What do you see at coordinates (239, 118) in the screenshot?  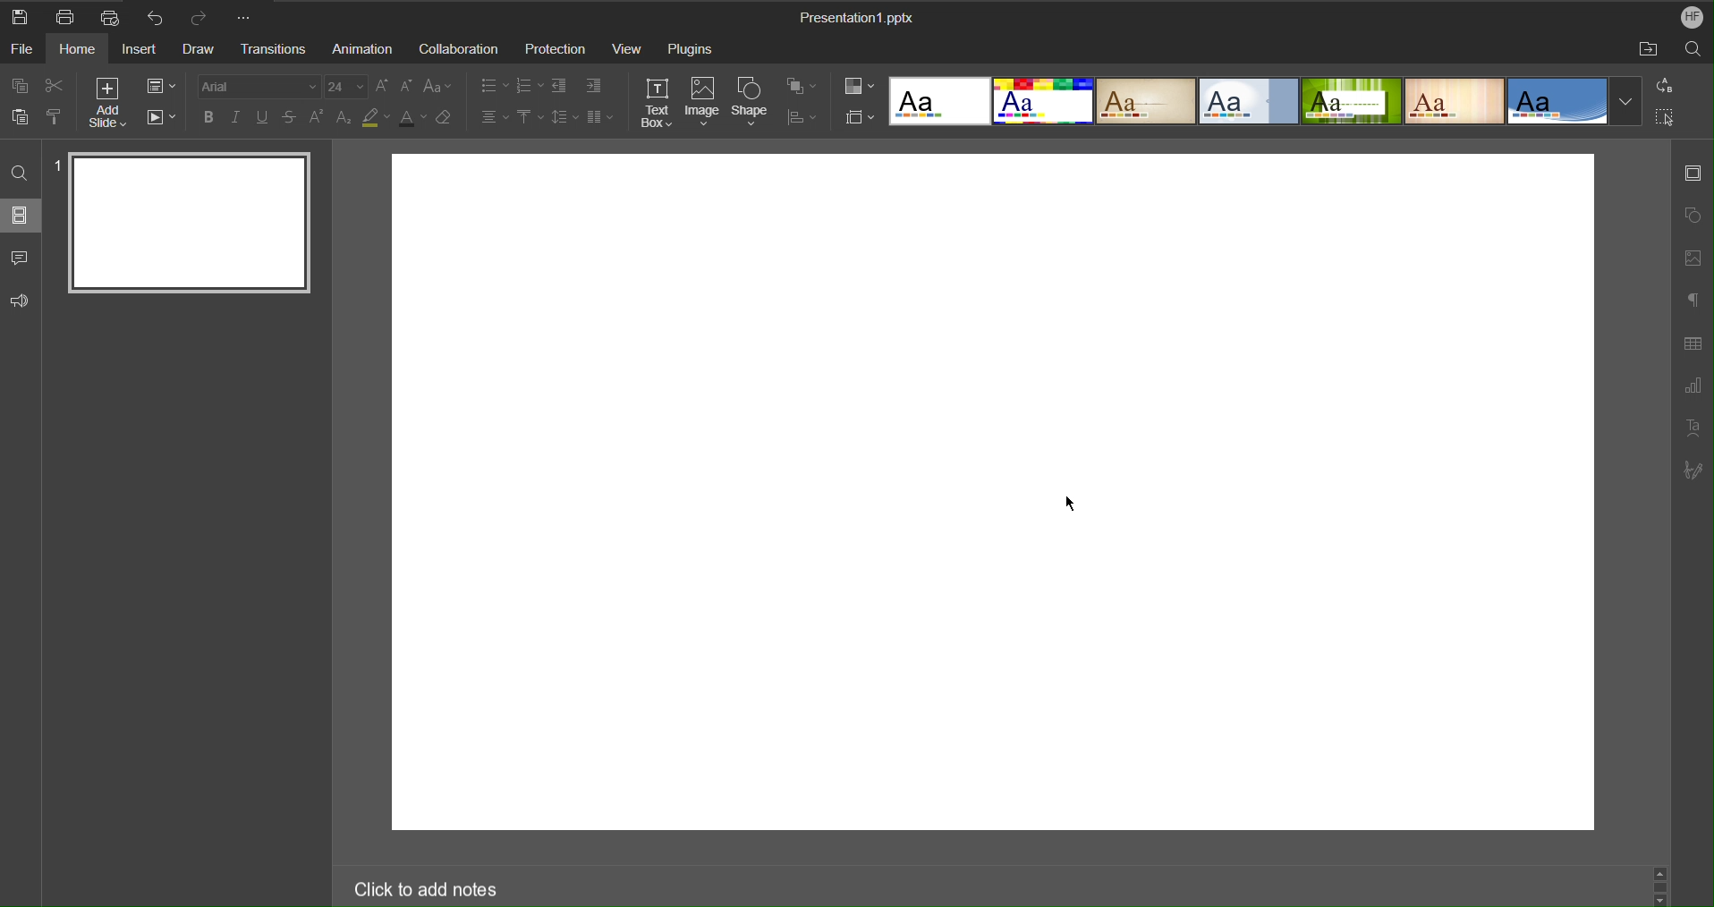 I see `Italic` at bounding box center [239, 118].